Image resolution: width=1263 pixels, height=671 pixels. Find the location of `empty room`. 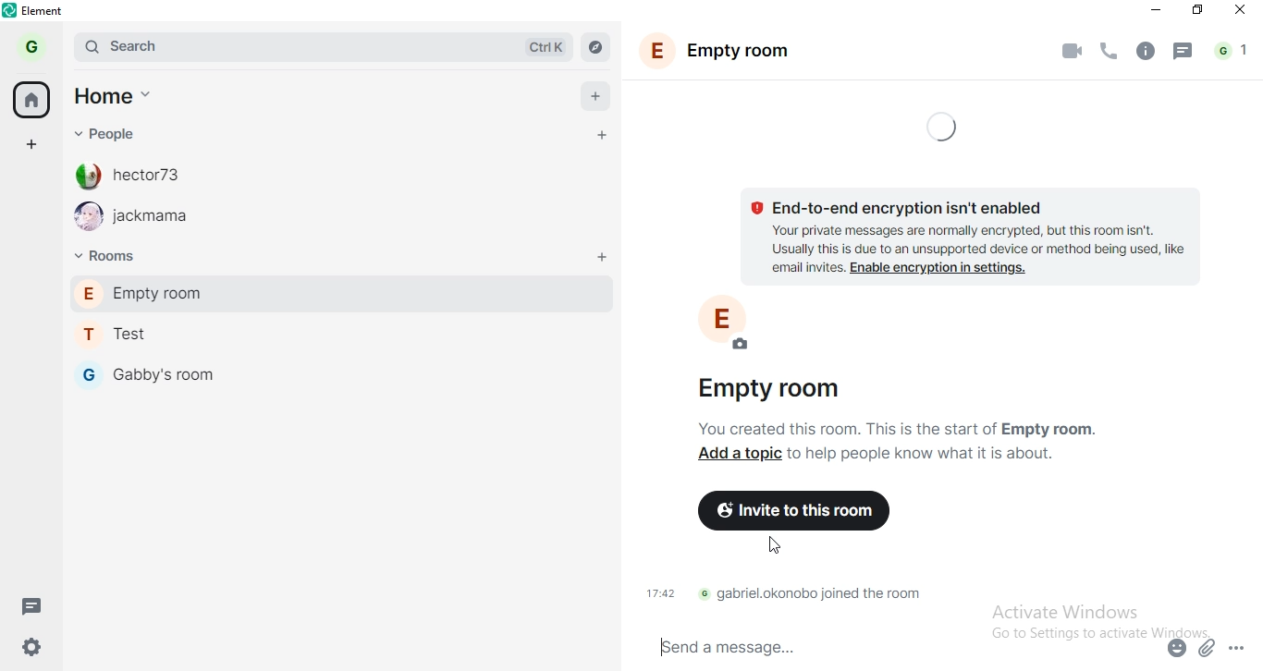

empty room is located at coordinates (330, 294).